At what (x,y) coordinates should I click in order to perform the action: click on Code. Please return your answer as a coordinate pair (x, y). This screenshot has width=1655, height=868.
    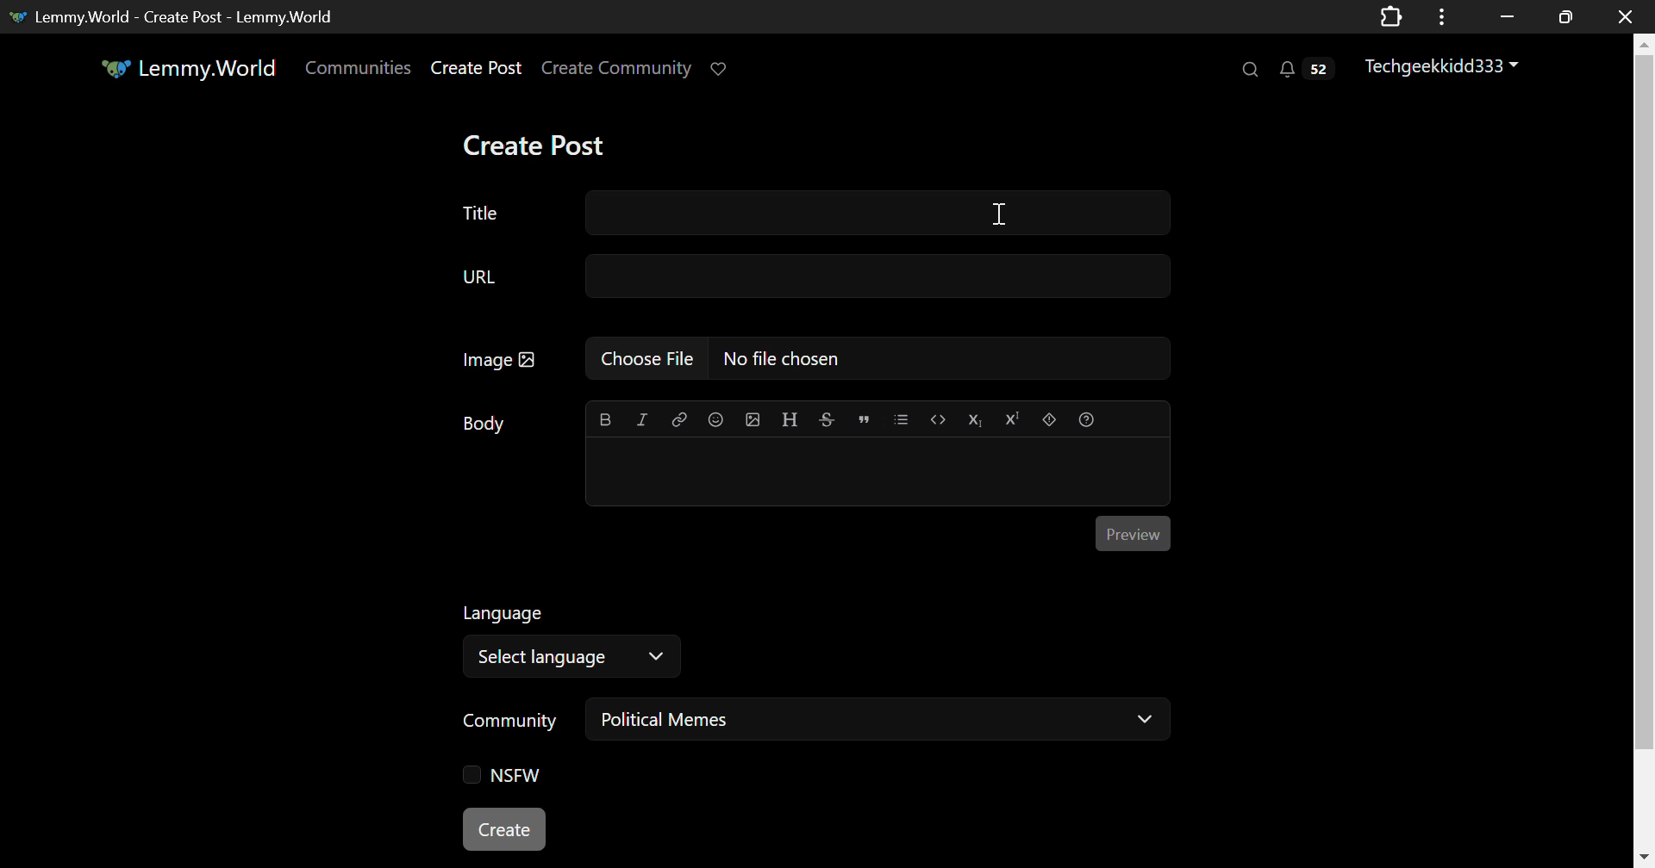
    Looking at the image, I should click on (938, 418).